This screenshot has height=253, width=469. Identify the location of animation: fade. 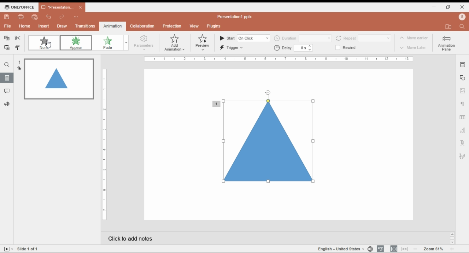
(112, 43).